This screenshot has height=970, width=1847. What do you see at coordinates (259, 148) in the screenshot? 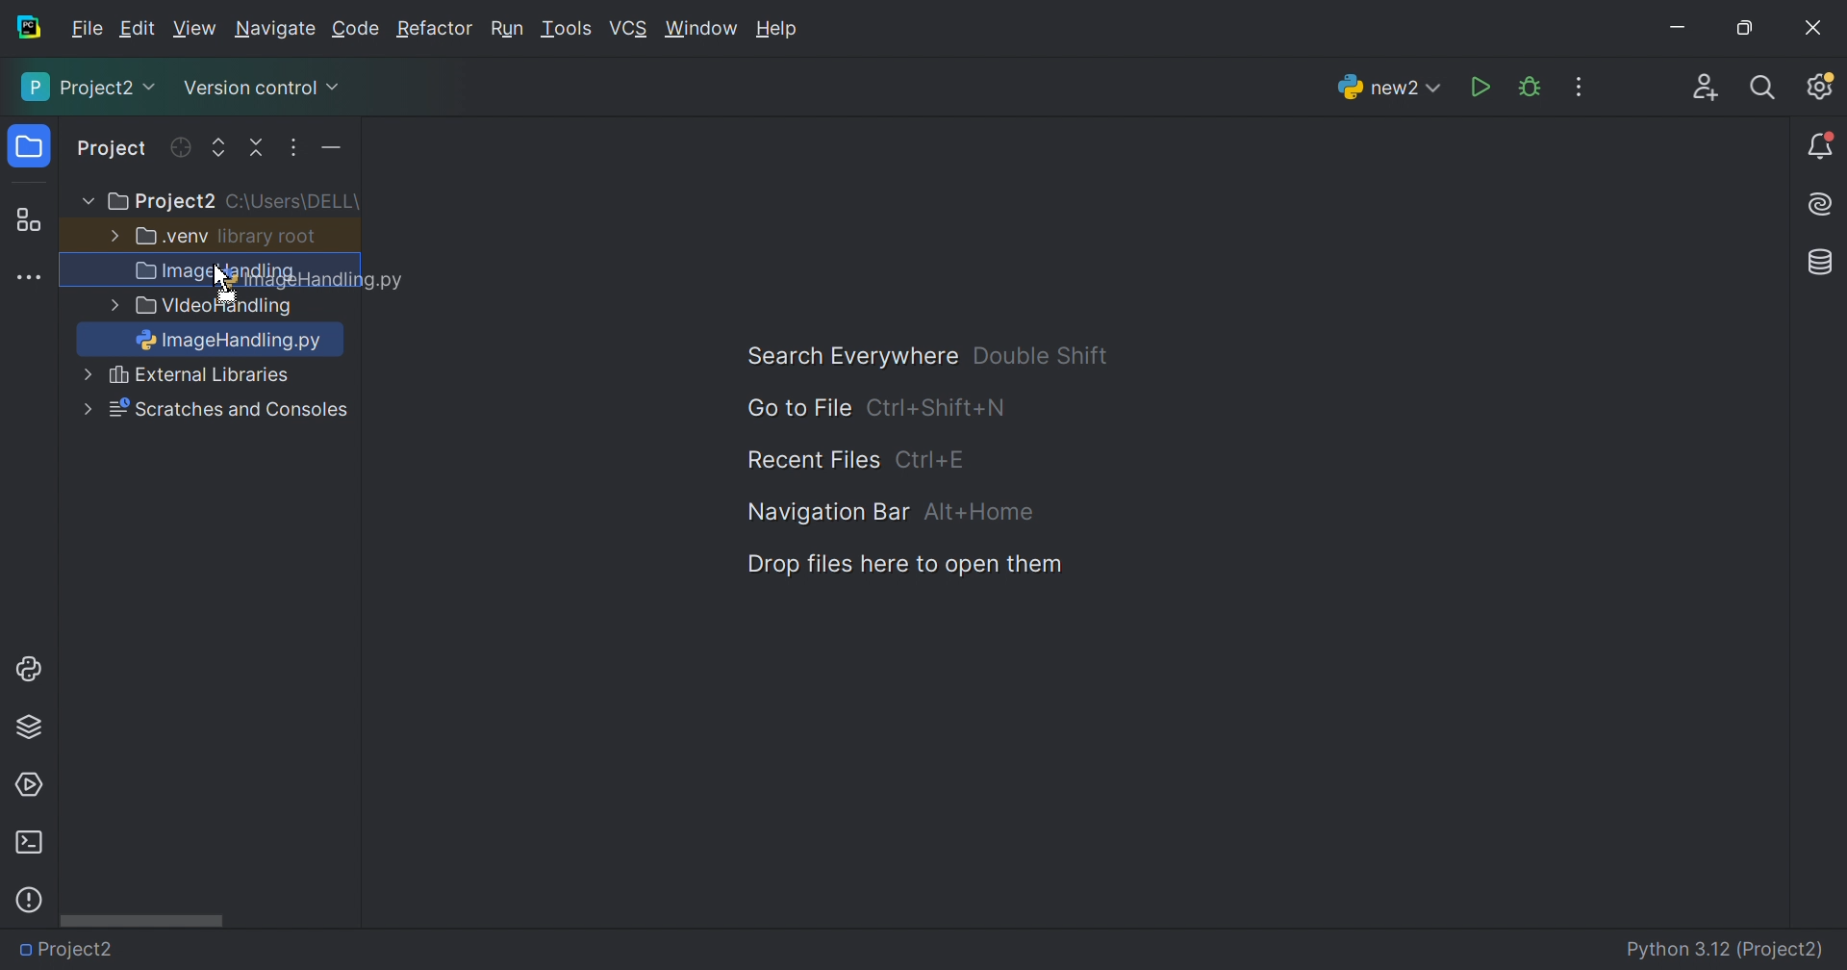
I see `Collapse all` at bounding box center [259, 148].